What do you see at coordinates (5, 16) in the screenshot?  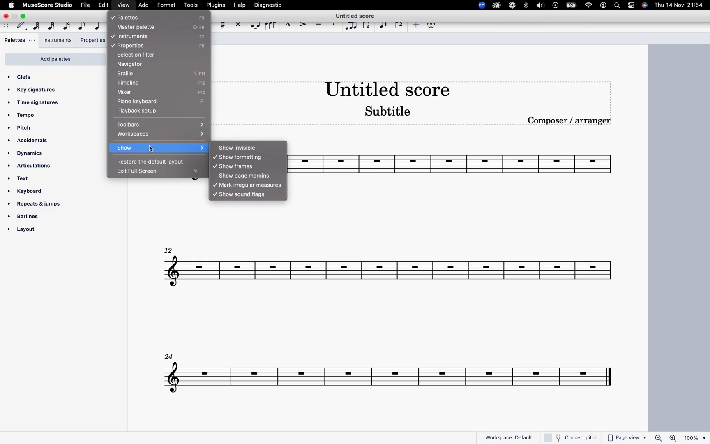 I see `close` at bounding box center [5, 16].